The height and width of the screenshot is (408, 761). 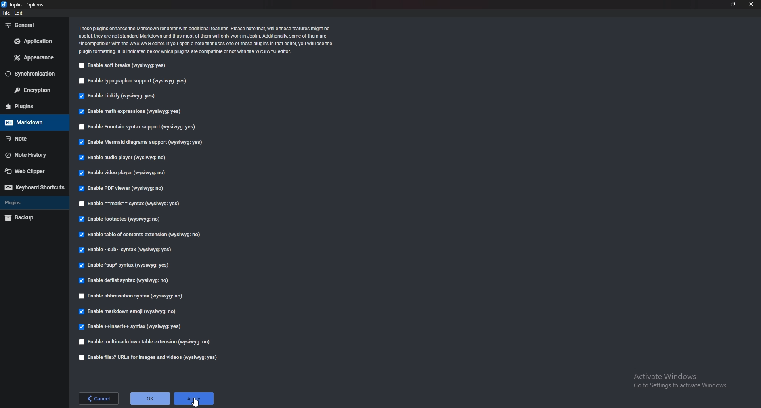 I want to click on back, so click(x=98, y=398).